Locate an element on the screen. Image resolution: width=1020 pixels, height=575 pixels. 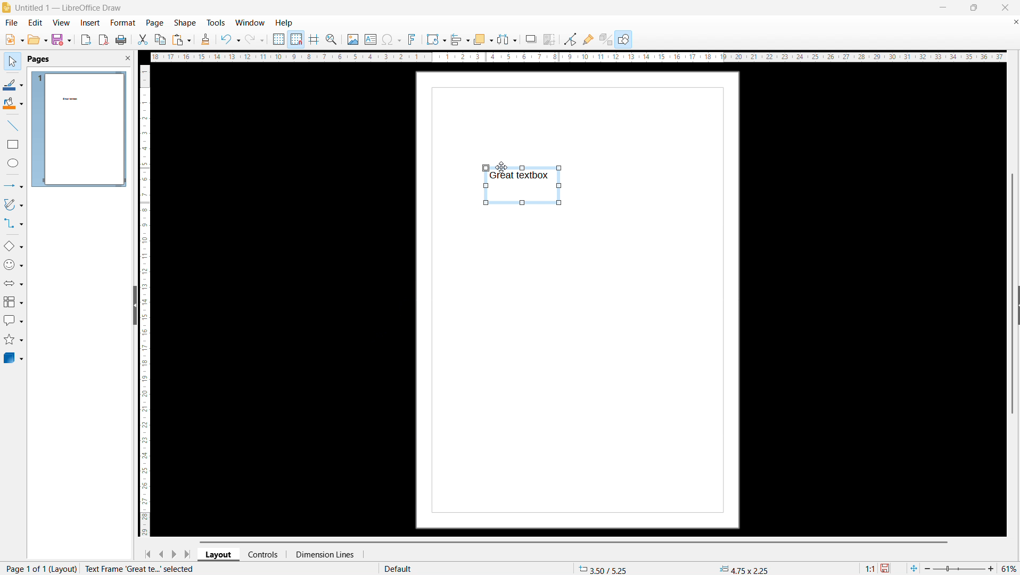
crop image is located at coordinates (549, 39).